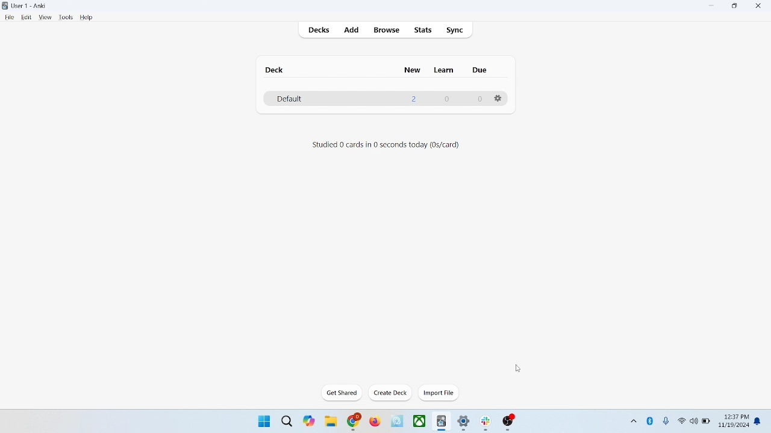 The image size is (771, 433). I want to click on view, so click(46, 17).